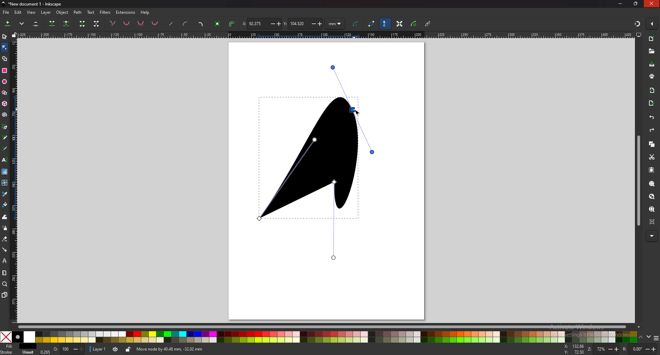 This screenshot has width=660, height=355. I want to click on rectangle, so click(4, 71).